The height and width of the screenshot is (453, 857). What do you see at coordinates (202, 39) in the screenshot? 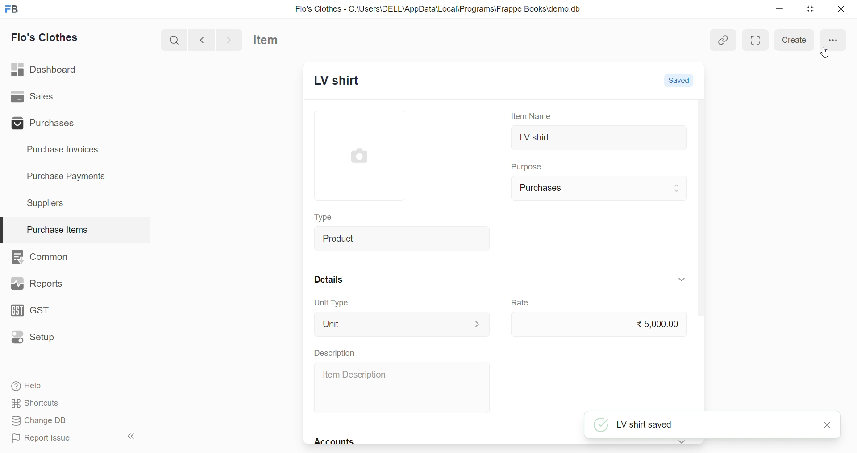
I see `navigate backward` at bounding box center [202, 39].